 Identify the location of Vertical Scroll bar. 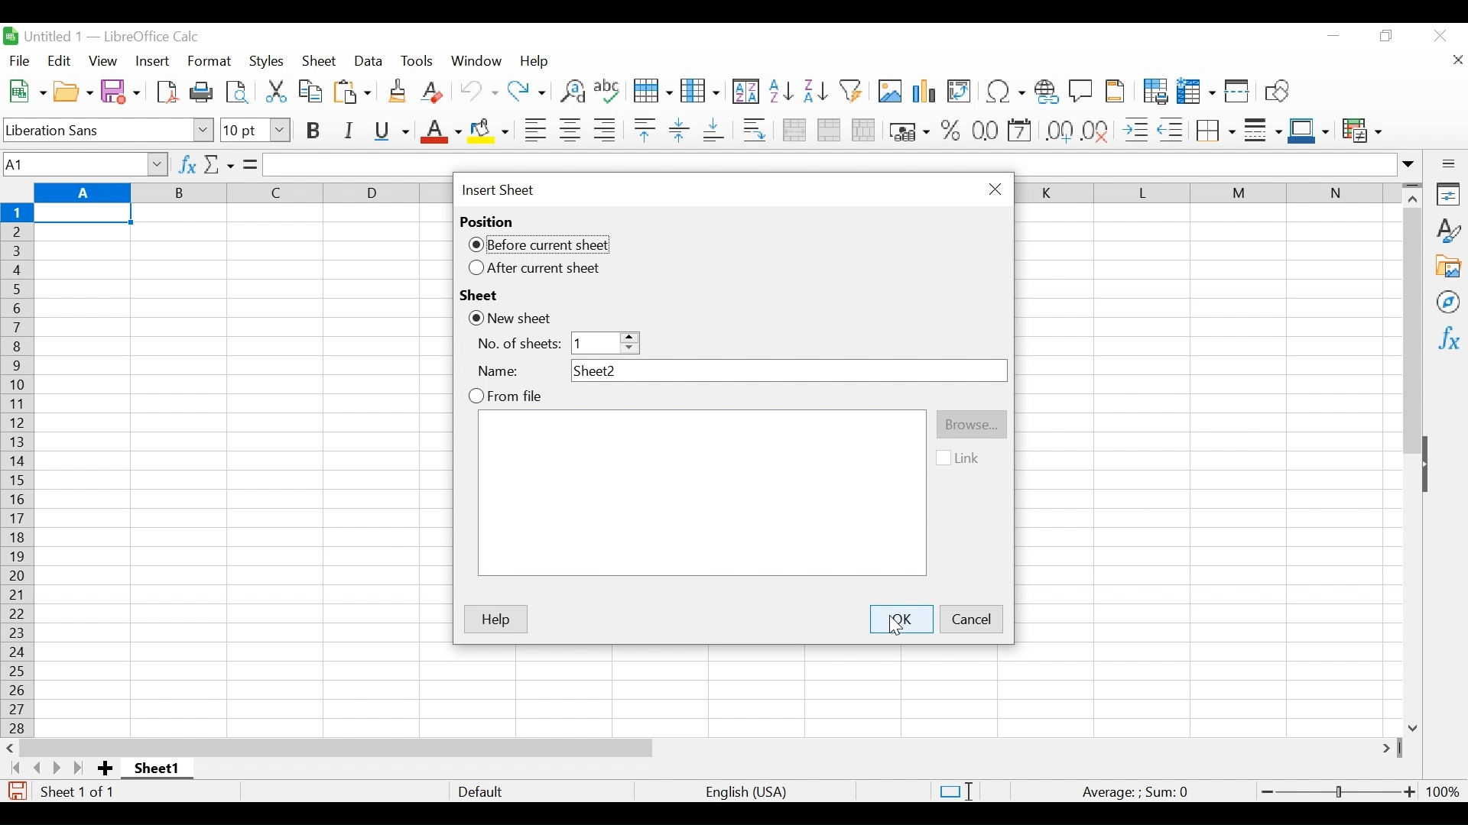
(1412, 332).